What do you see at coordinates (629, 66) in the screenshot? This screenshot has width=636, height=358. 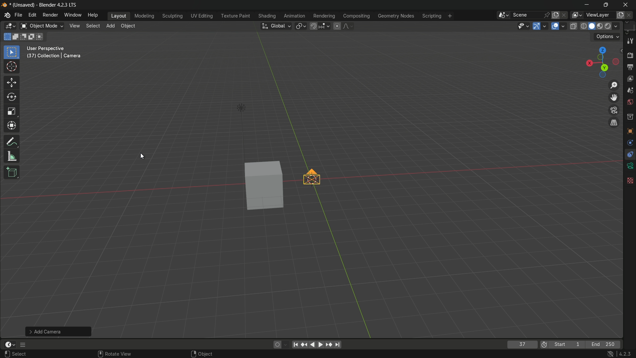 I see `output` at bounding box center [629, 66].